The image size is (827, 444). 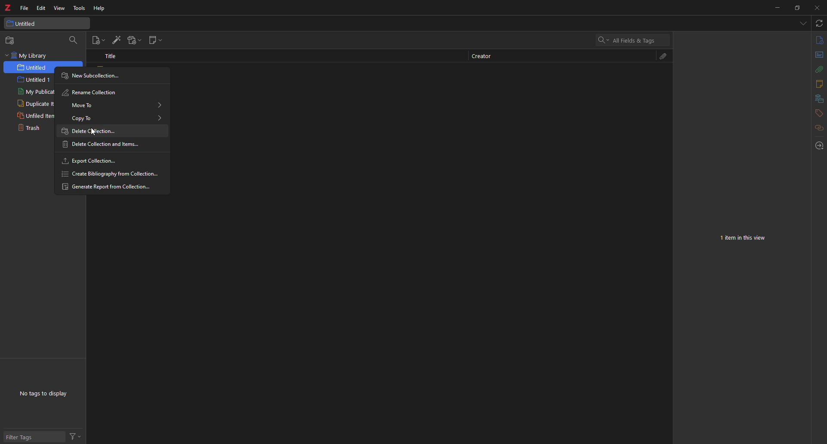 What do you see at coordinates (22, 8) in the screenshot?
I see `file` at bounding box center [22, 8].